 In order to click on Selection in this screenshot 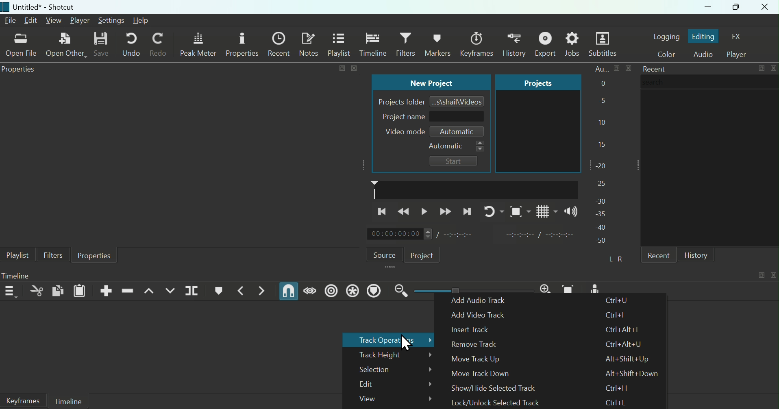, I will do `click(389, 369)`.